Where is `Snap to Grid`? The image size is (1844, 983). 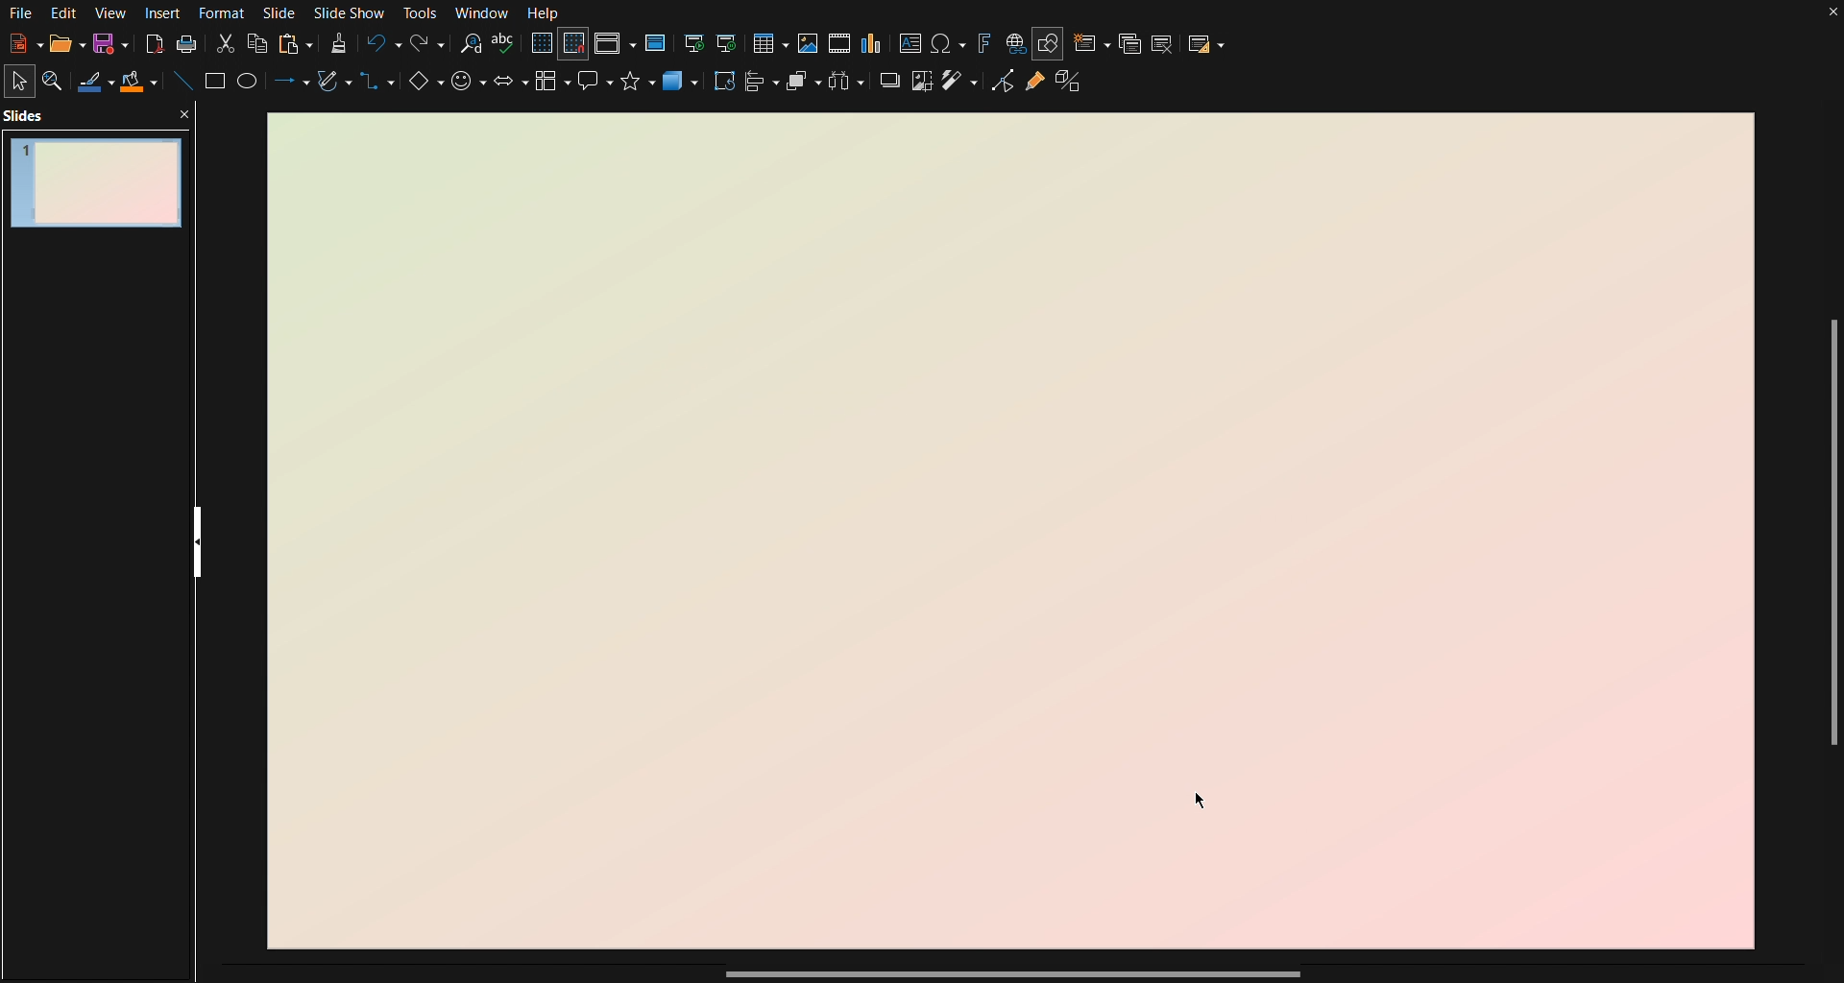 Snap to Grid is located at coordinates (574, 45).